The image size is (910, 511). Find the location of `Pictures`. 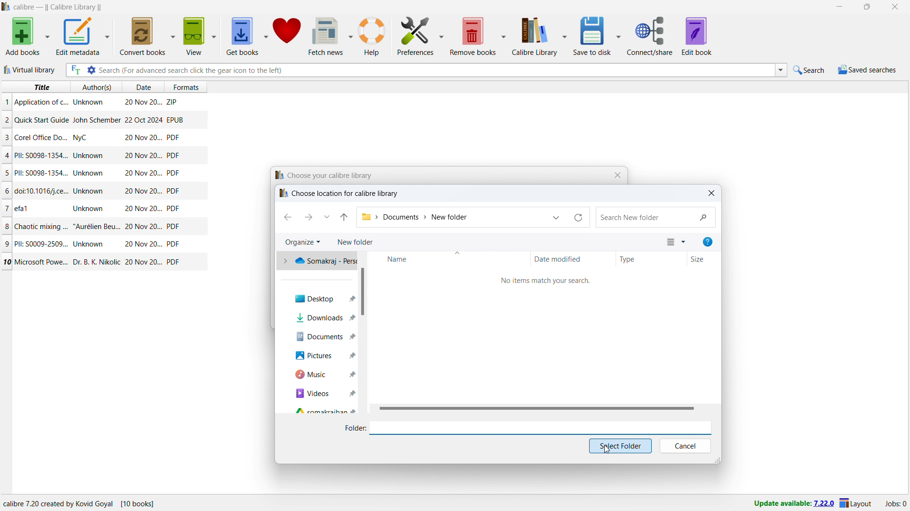

Pictures is located at coordinates (317, 356).